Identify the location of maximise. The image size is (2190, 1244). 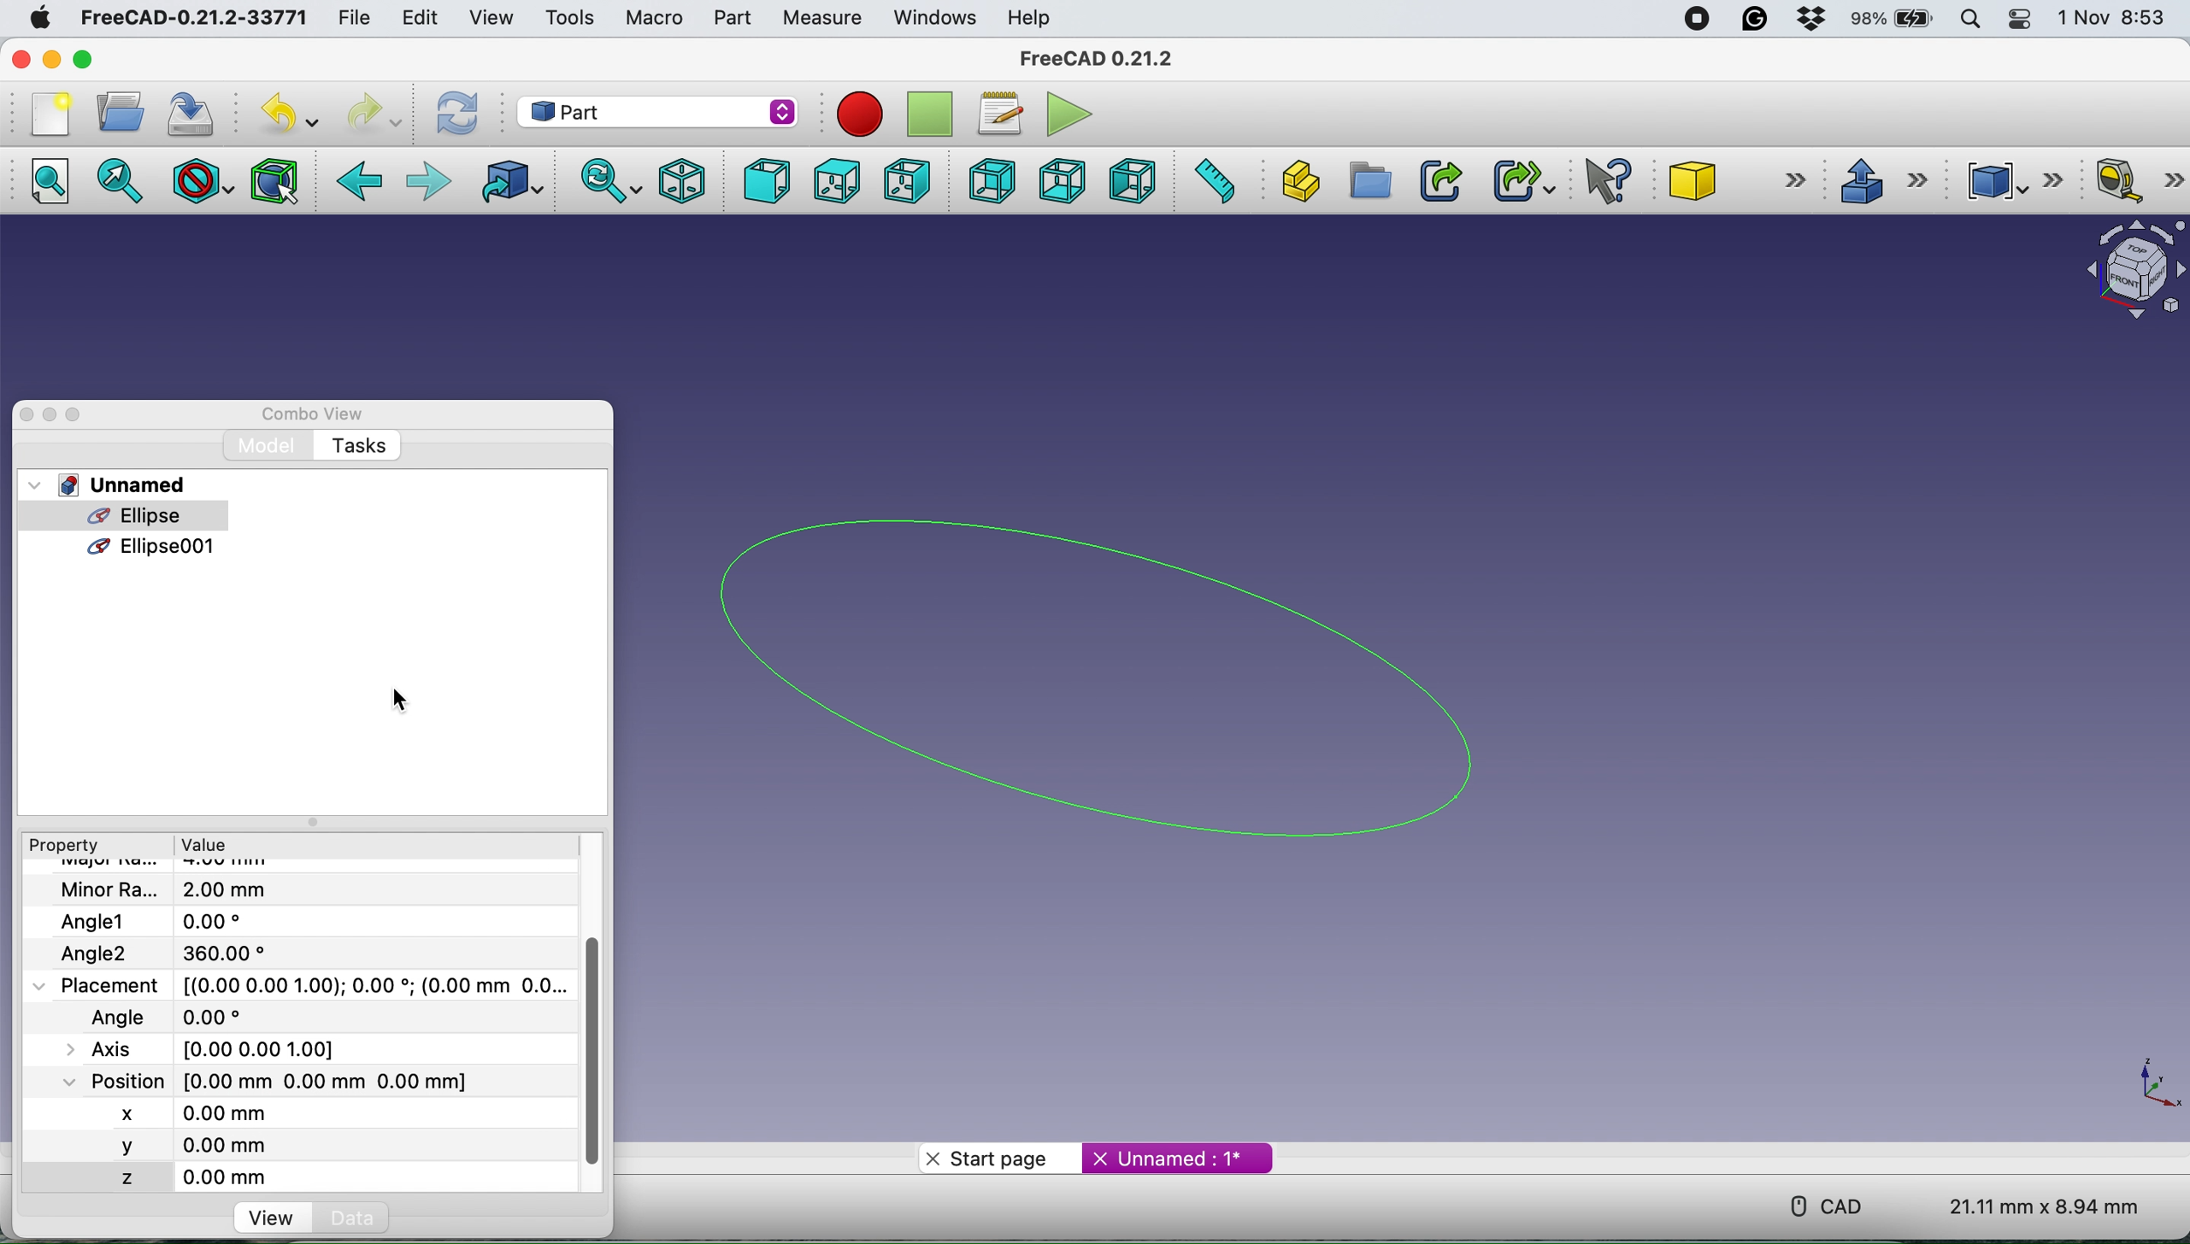
(79, 418).